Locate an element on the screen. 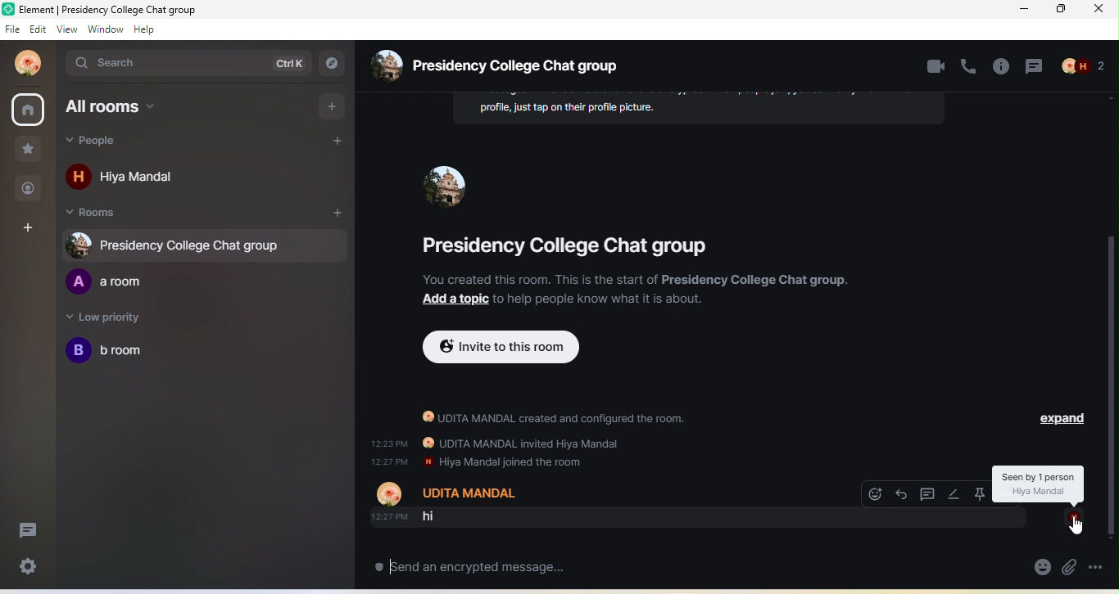  precidency college chat group is located at coordinates (573, 245).